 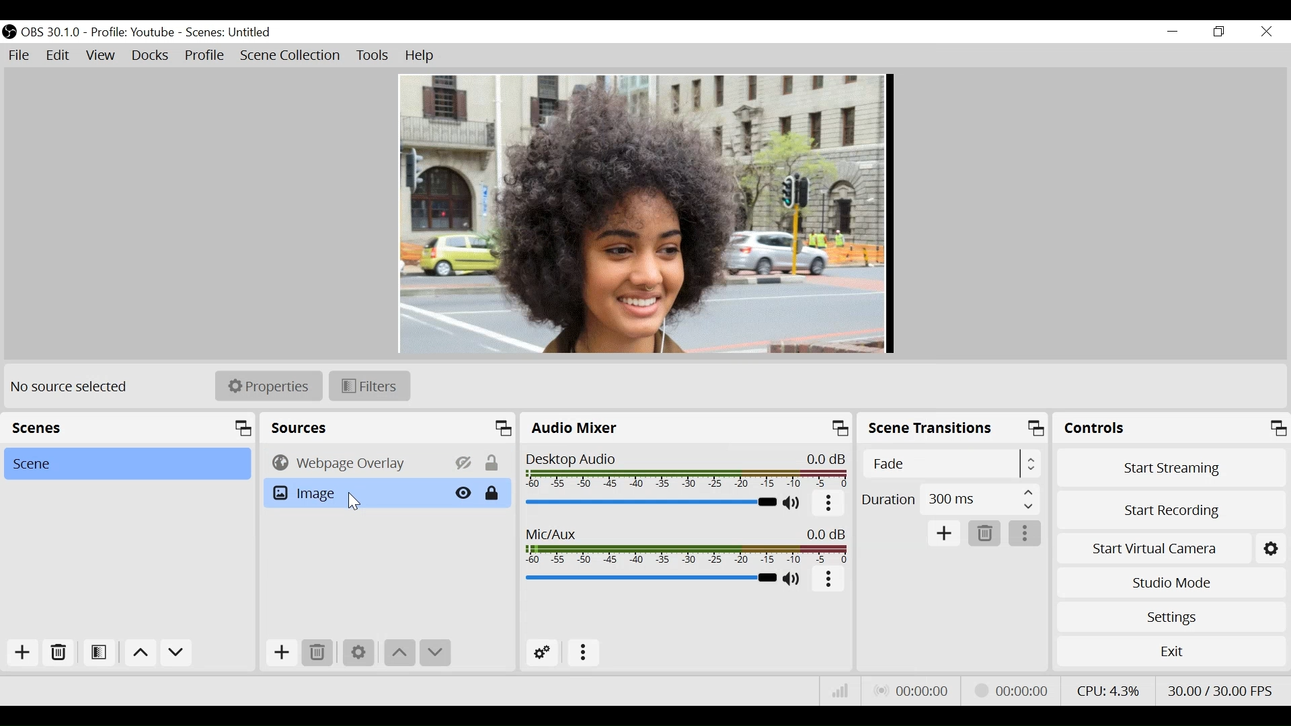 I want to click on Scene Transitions Panel, so click(x=953, y=430).